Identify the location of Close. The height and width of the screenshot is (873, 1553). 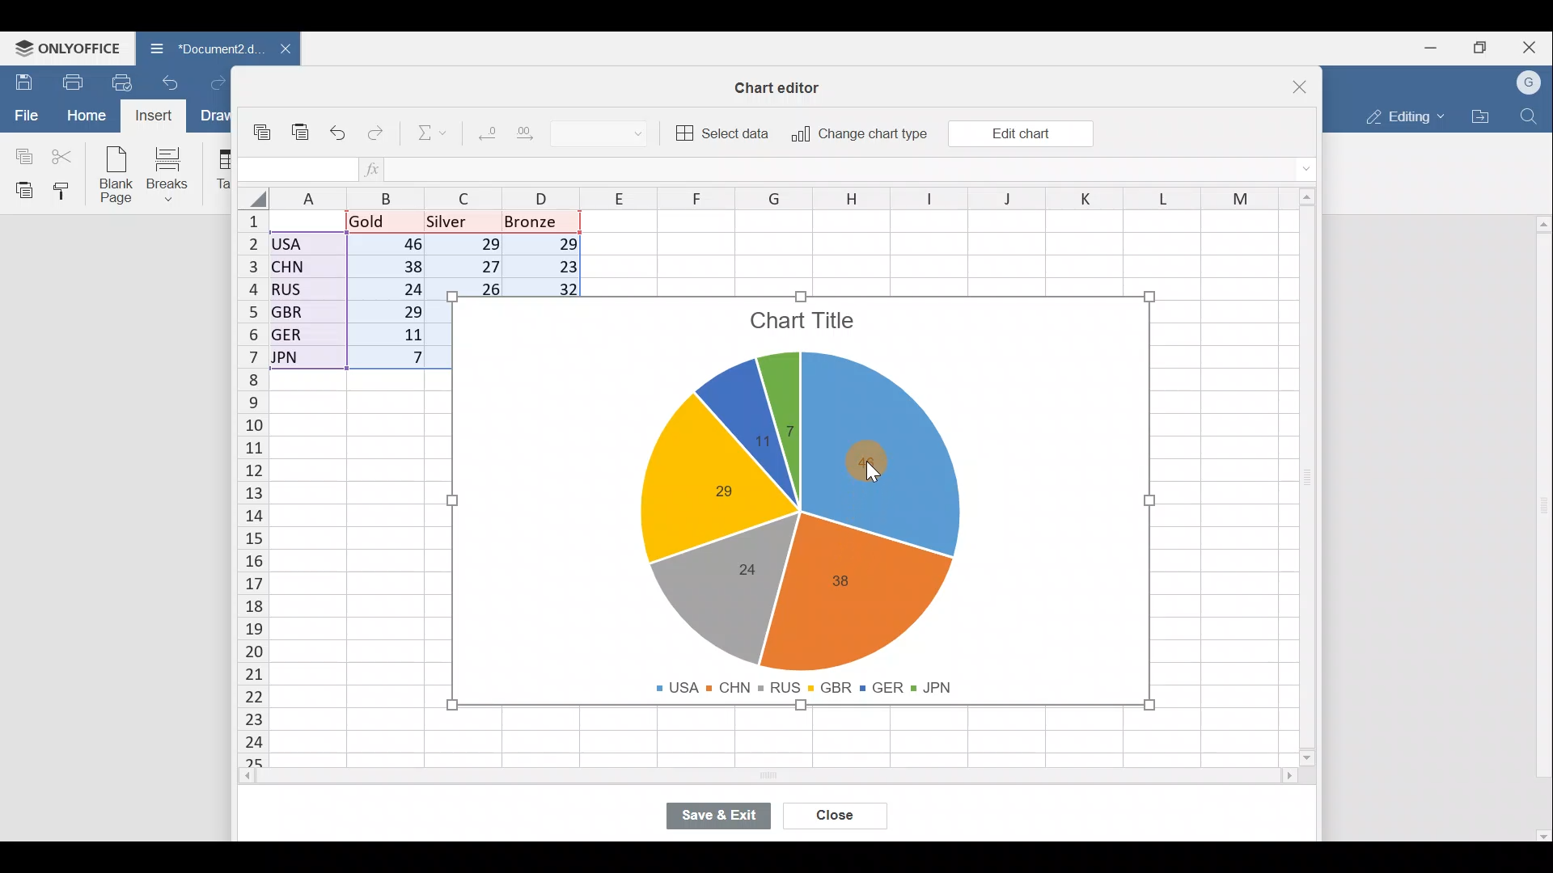
(838, 817).